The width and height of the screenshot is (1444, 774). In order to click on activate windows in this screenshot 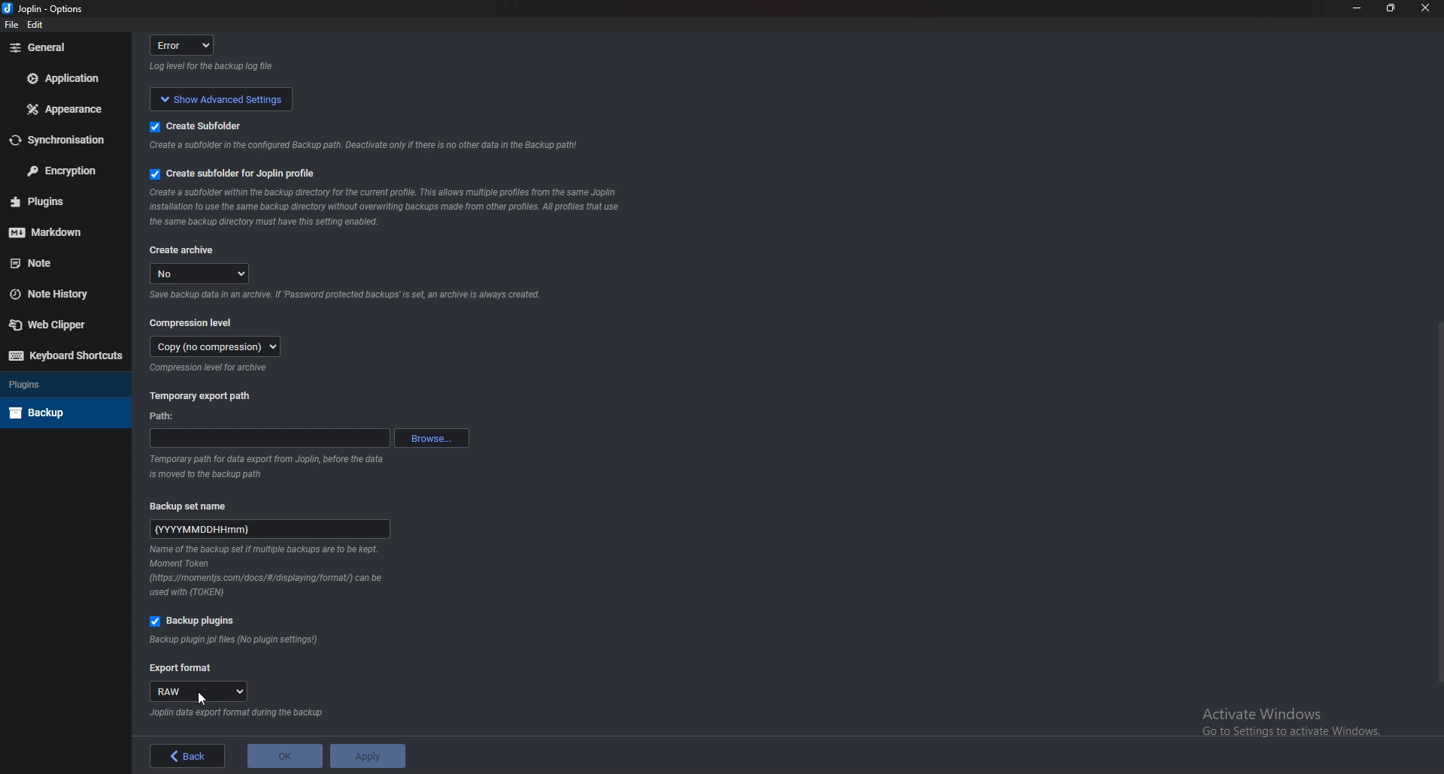, I will do `click(1299, 718)`.